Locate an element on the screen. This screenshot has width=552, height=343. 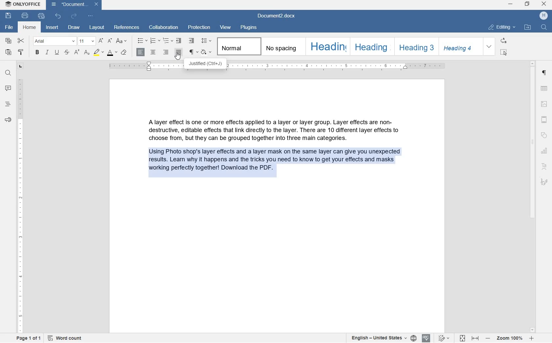
COMMENTS is located at coordinates (8, 88).